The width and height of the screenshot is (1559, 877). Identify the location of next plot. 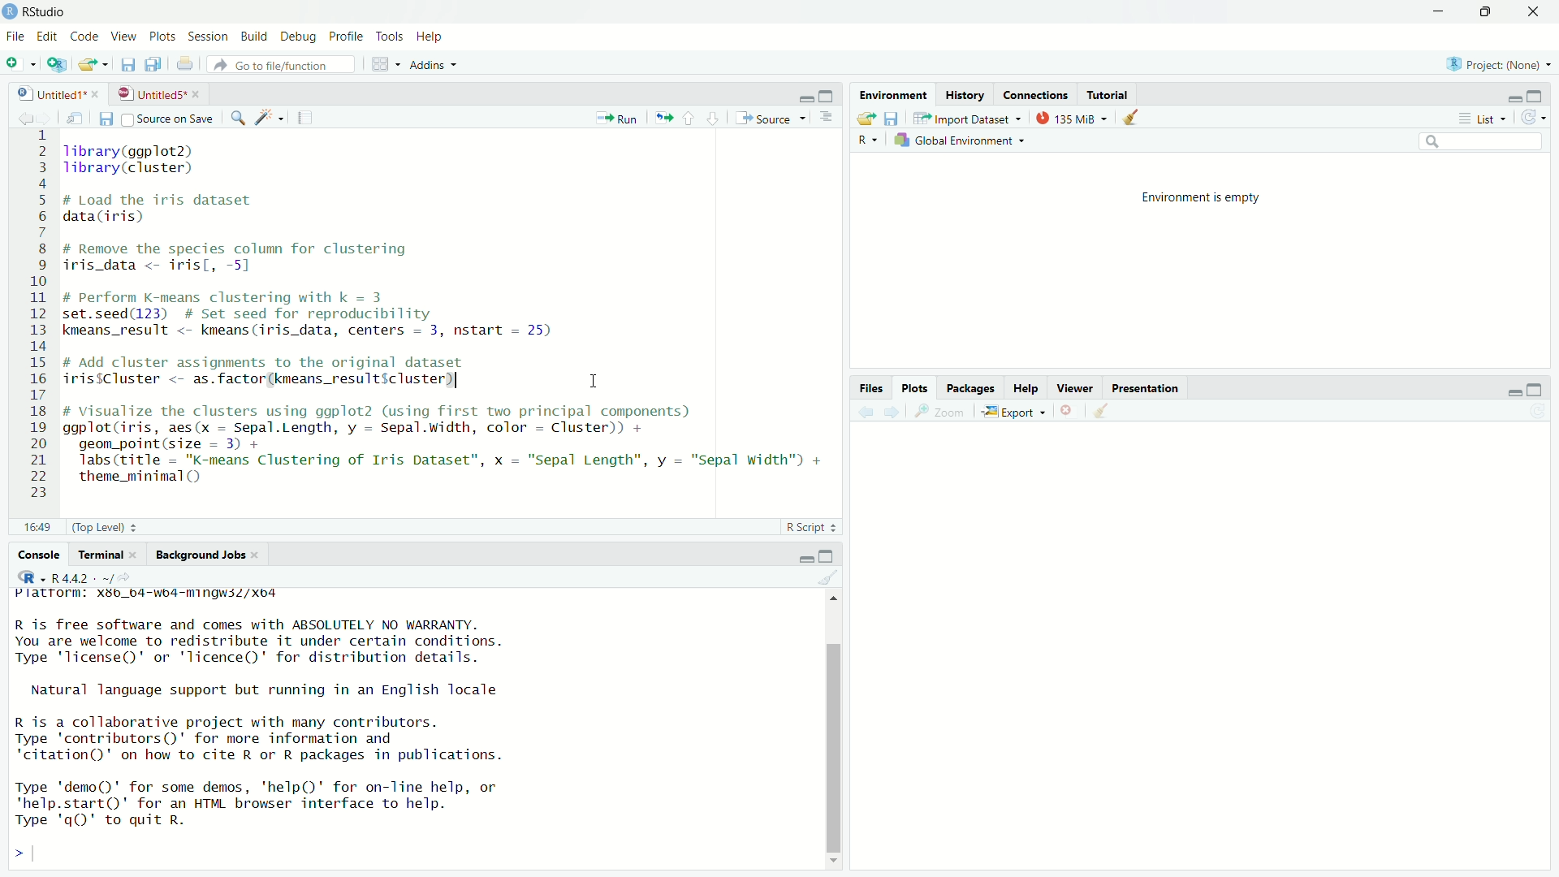
(888, 413).